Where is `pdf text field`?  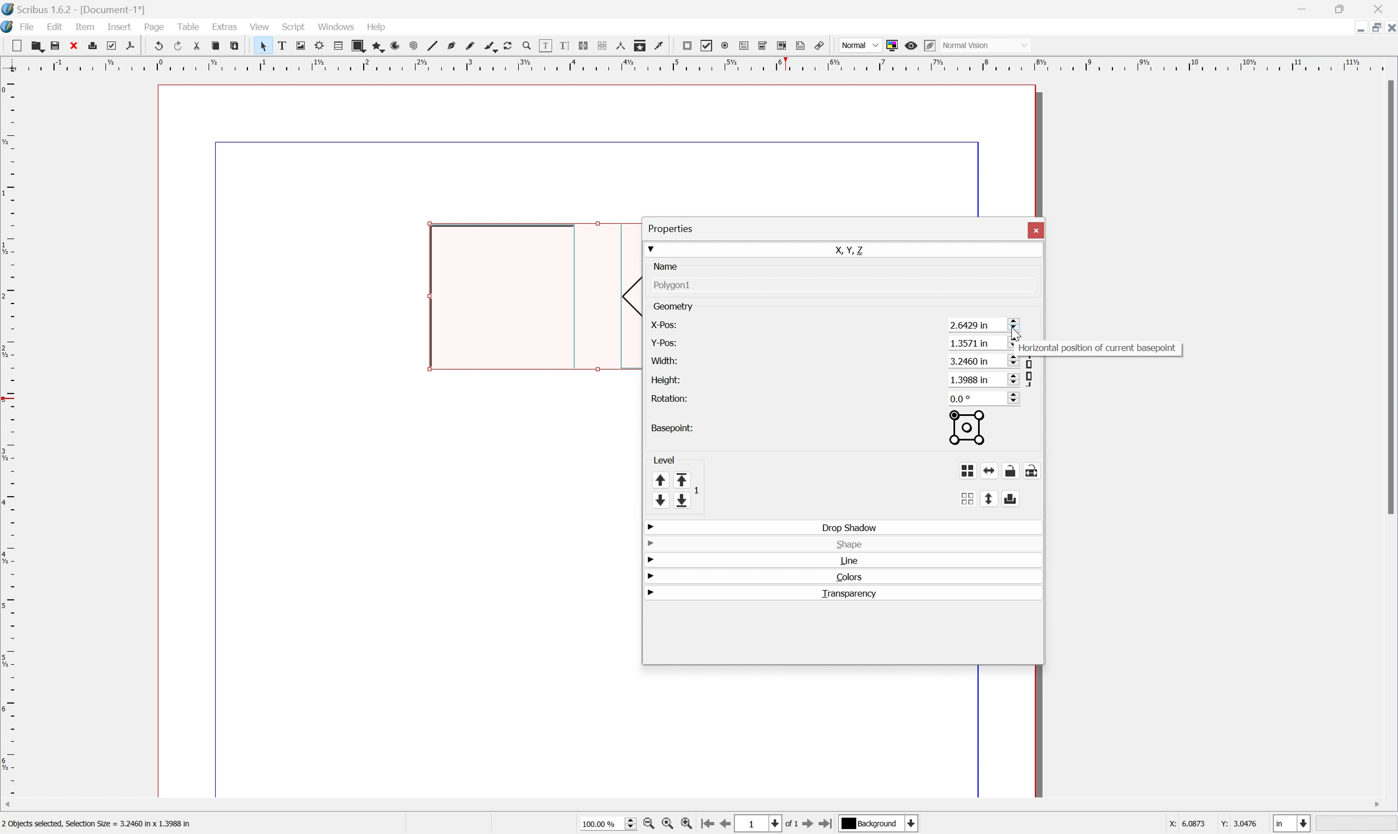 pdf text field is located at coordinates (743, 44).